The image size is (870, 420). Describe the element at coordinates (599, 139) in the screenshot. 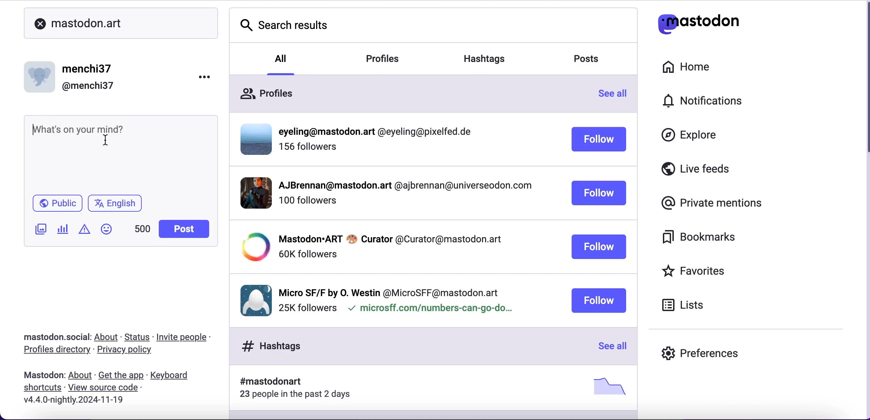

I see `follow` at that location.